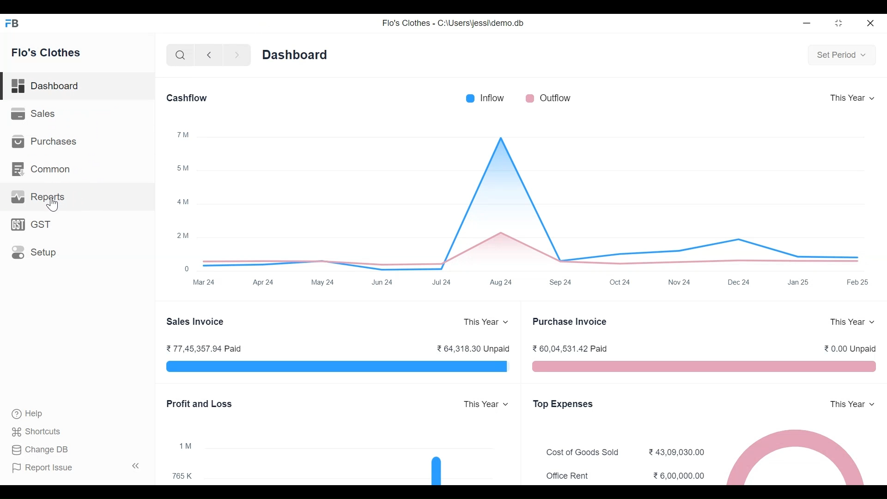 The height and width of the screenshot is (499, 887). Describe the element at coordinates (201, 404) in the screenshot. I see `Profit and Loss` at that location.